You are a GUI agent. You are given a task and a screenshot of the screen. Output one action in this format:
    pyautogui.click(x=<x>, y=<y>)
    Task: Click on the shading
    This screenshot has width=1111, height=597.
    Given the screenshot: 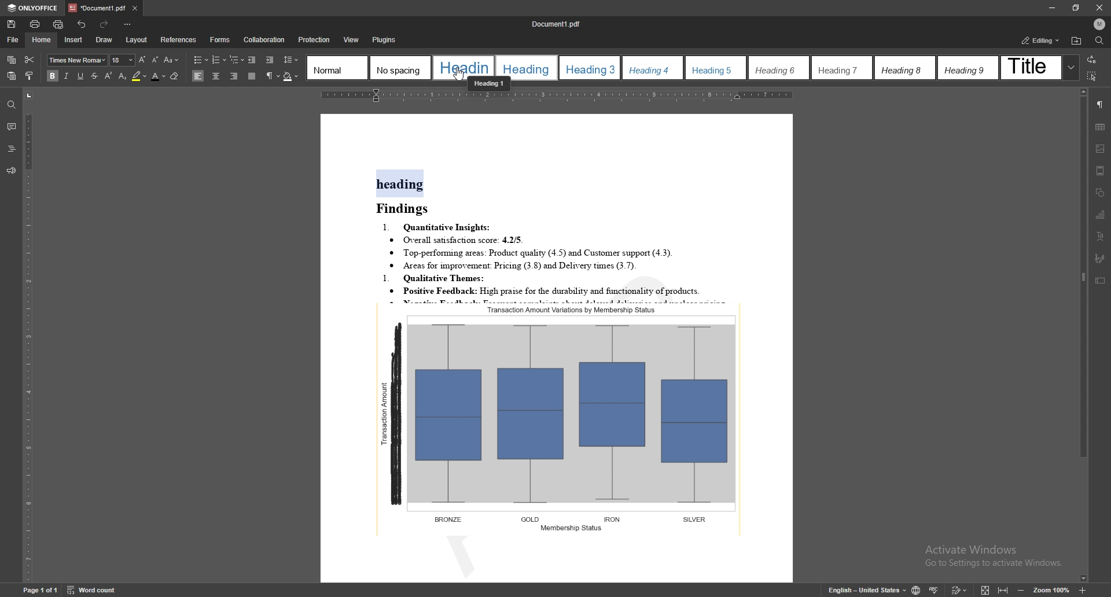 What is the action you would take?
    pyautogui.click(x=291, y=77)
    